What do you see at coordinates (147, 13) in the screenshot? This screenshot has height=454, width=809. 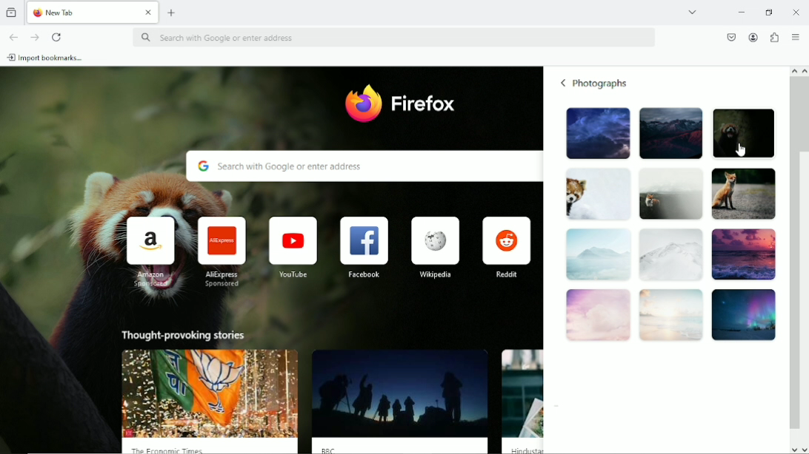 I see `close` at bounding box center [147, 13].